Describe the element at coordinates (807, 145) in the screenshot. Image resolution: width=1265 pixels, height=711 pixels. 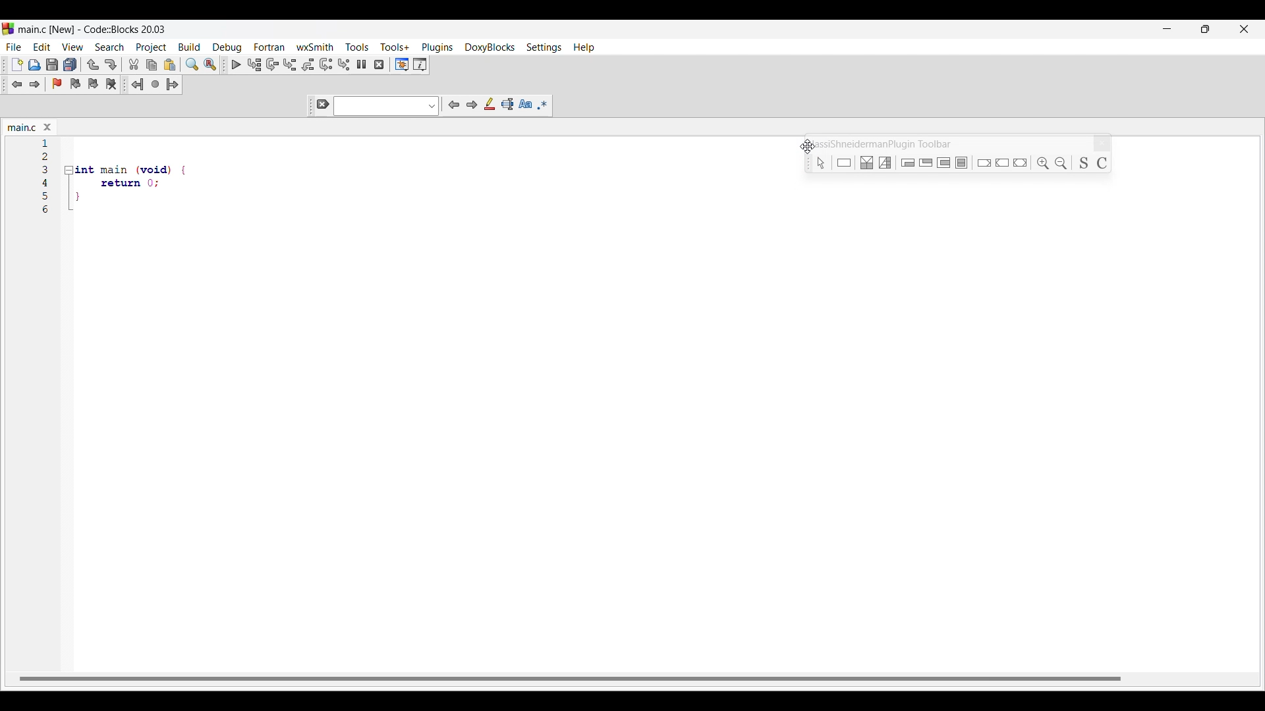
I see `Cursor position unchanged after dragging toolbar` at that location.